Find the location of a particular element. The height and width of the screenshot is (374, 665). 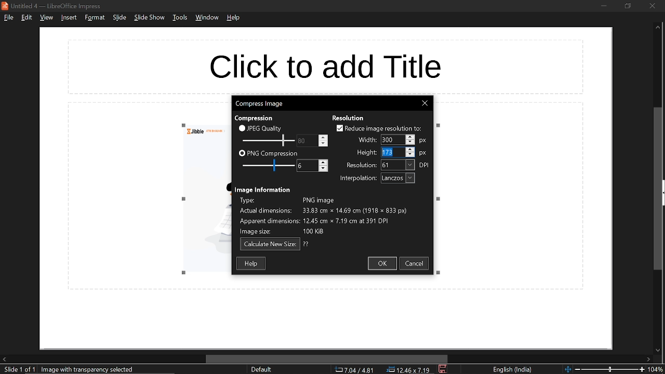

co-ordinate is located at coordinates (354, 370).